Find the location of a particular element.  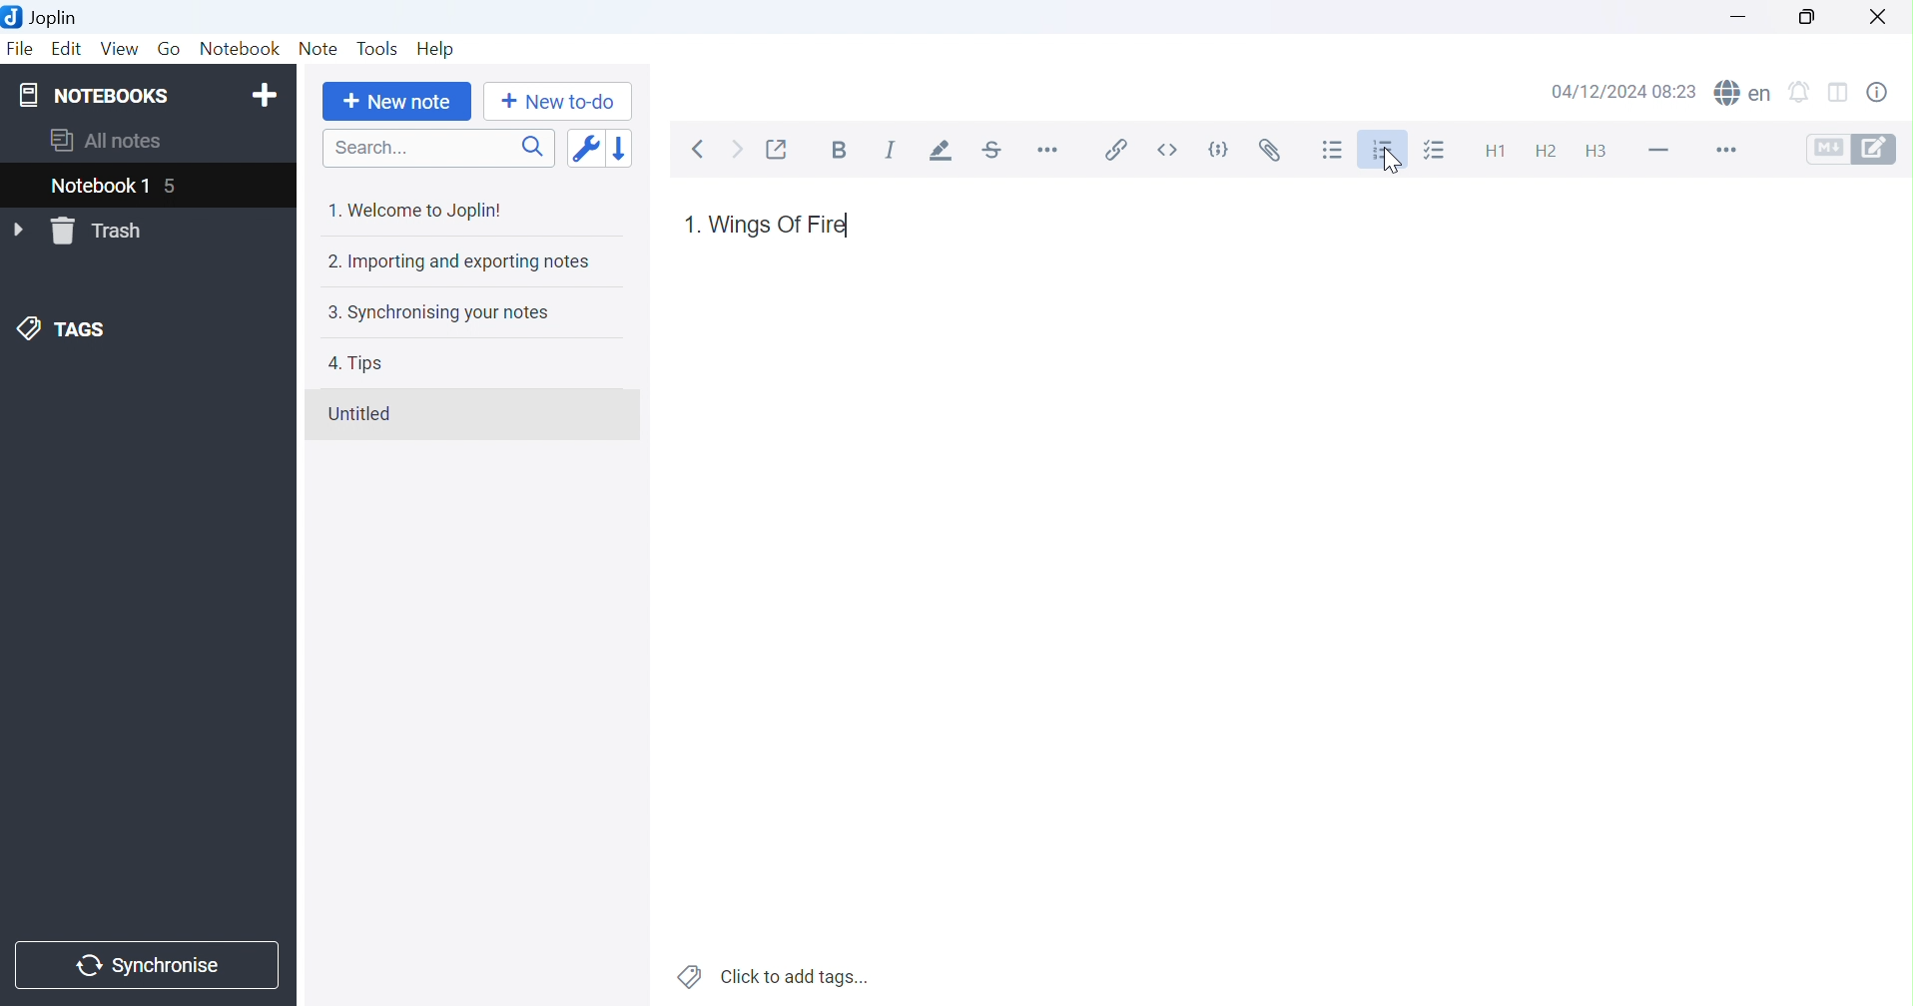

Note is located at coordinates (321, 46).